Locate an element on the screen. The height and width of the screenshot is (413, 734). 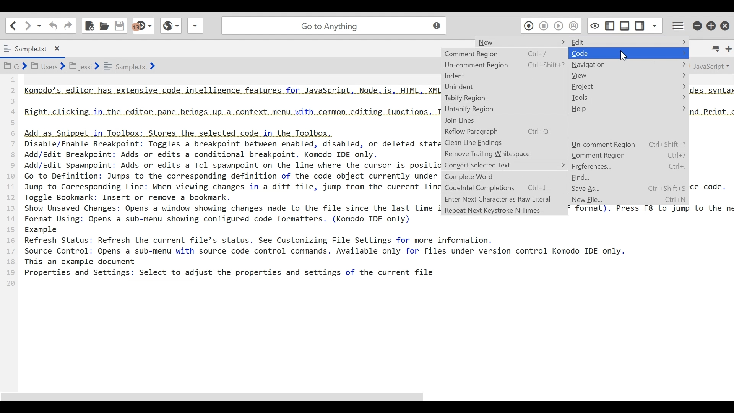
Search is located at coordinates (332, 24).